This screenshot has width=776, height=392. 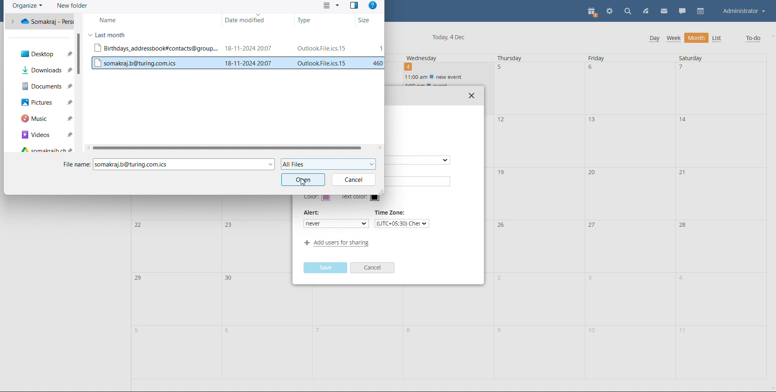 I want to click on file 1, so click(x=238, y=49).